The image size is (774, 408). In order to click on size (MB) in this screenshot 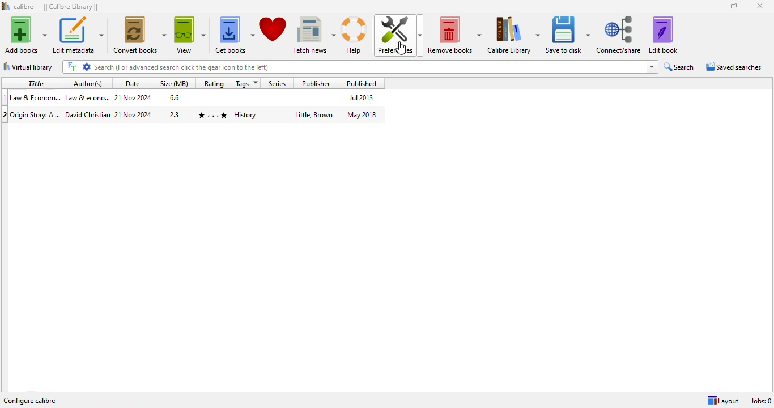, I will do `click(173, 83)`.